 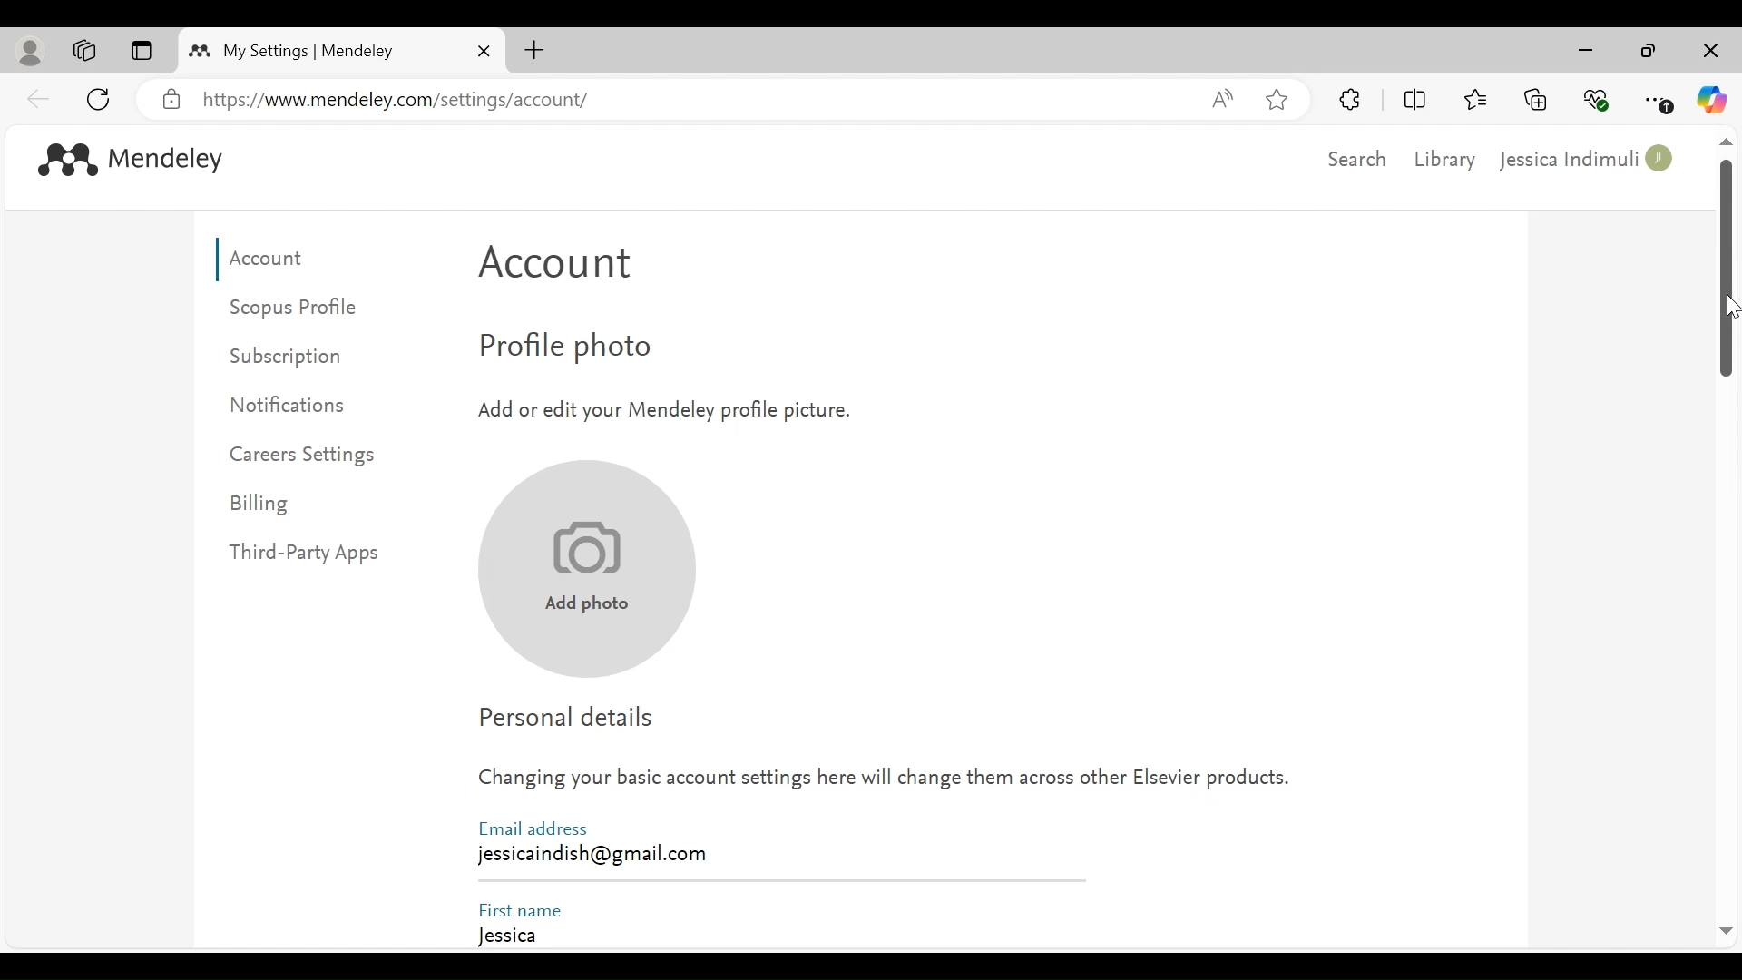 What do you see at coordinates (85, 51) in the screenshot?
I see `Workspaces` at bounding box center [85, 51].